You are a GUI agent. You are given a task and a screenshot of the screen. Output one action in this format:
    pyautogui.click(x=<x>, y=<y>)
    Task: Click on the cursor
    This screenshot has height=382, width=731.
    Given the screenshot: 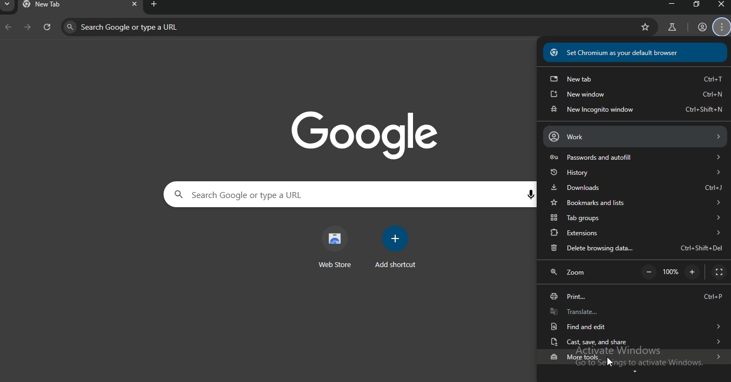 What is the action you would take?
    pyautogui.click(x=611, y=365)
    